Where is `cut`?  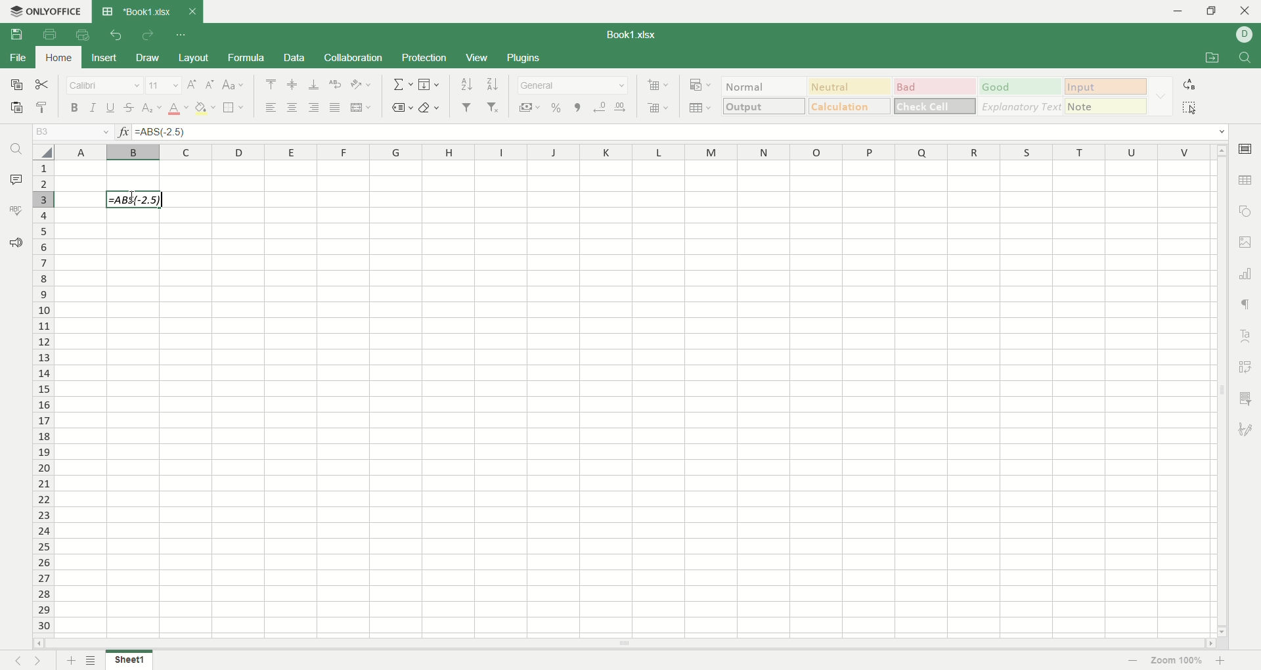
cut is located at coordinates (42, 85).